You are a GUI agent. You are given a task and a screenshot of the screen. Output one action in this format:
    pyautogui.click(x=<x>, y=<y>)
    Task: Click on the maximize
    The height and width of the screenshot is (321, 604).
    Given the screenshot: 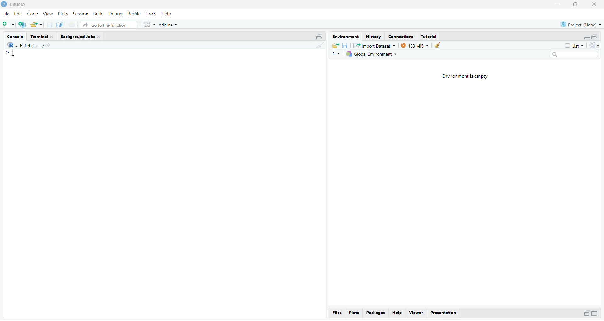 What is the action you would take?
    pyautogui.click(x=595, y=37)
    